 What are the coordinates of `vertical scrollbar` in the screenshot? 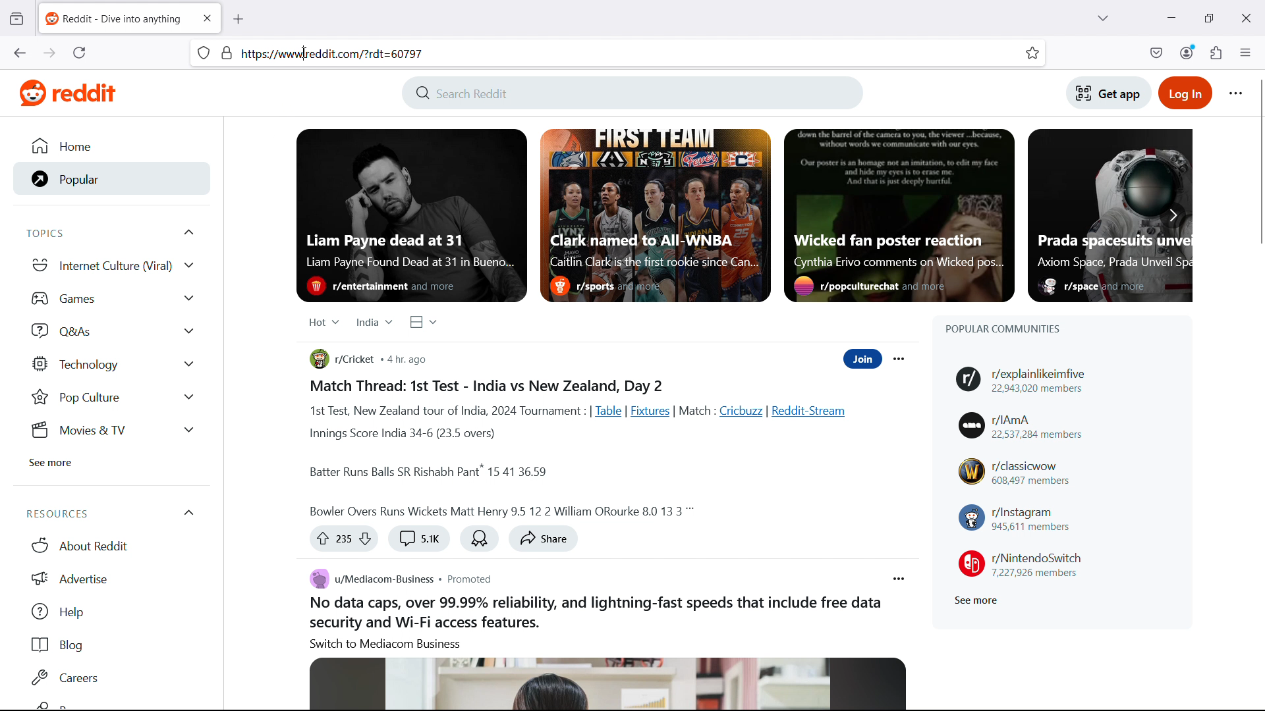 It's located at (1262, 162).